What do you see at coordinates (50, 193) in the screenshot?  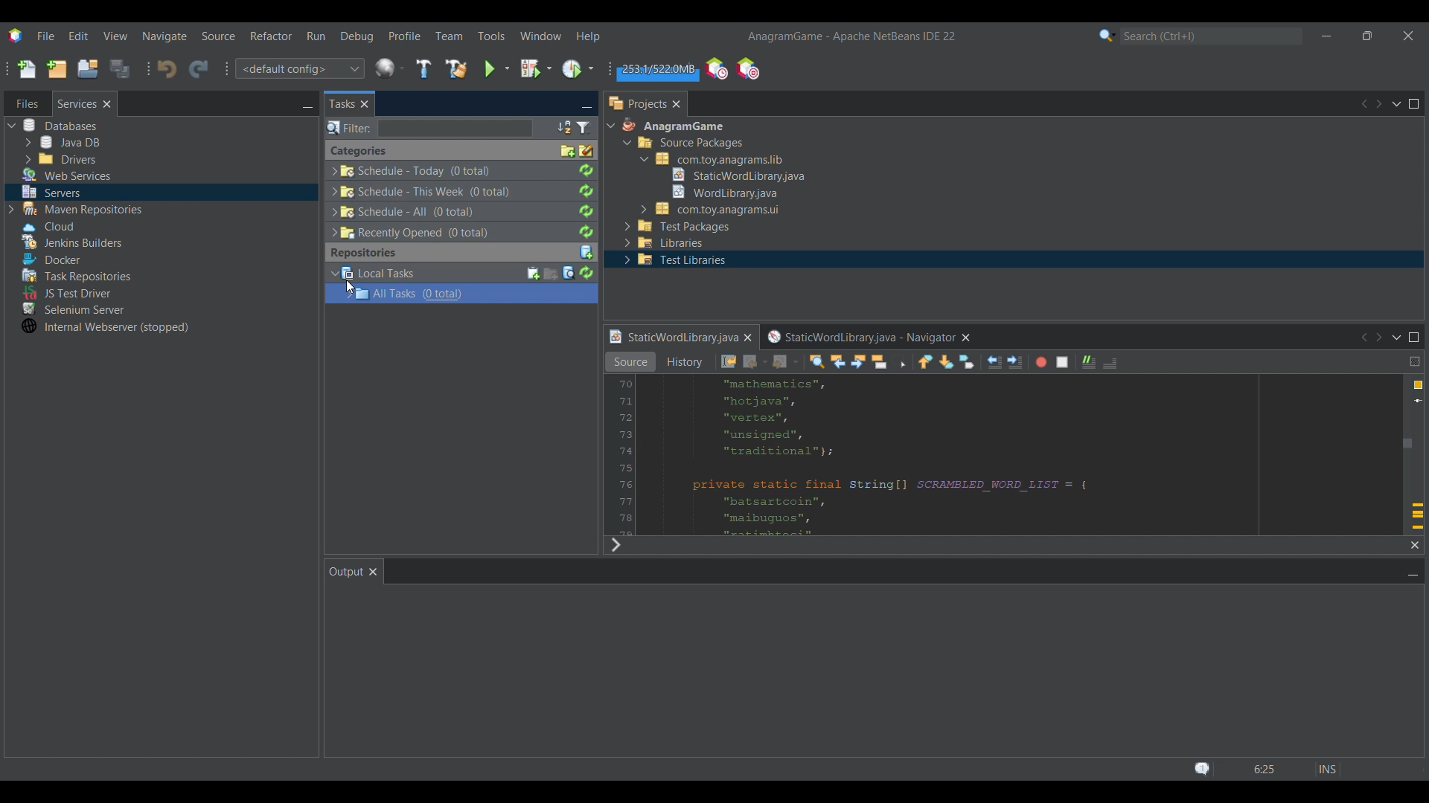 I see `` at bounding box center [50, 193].